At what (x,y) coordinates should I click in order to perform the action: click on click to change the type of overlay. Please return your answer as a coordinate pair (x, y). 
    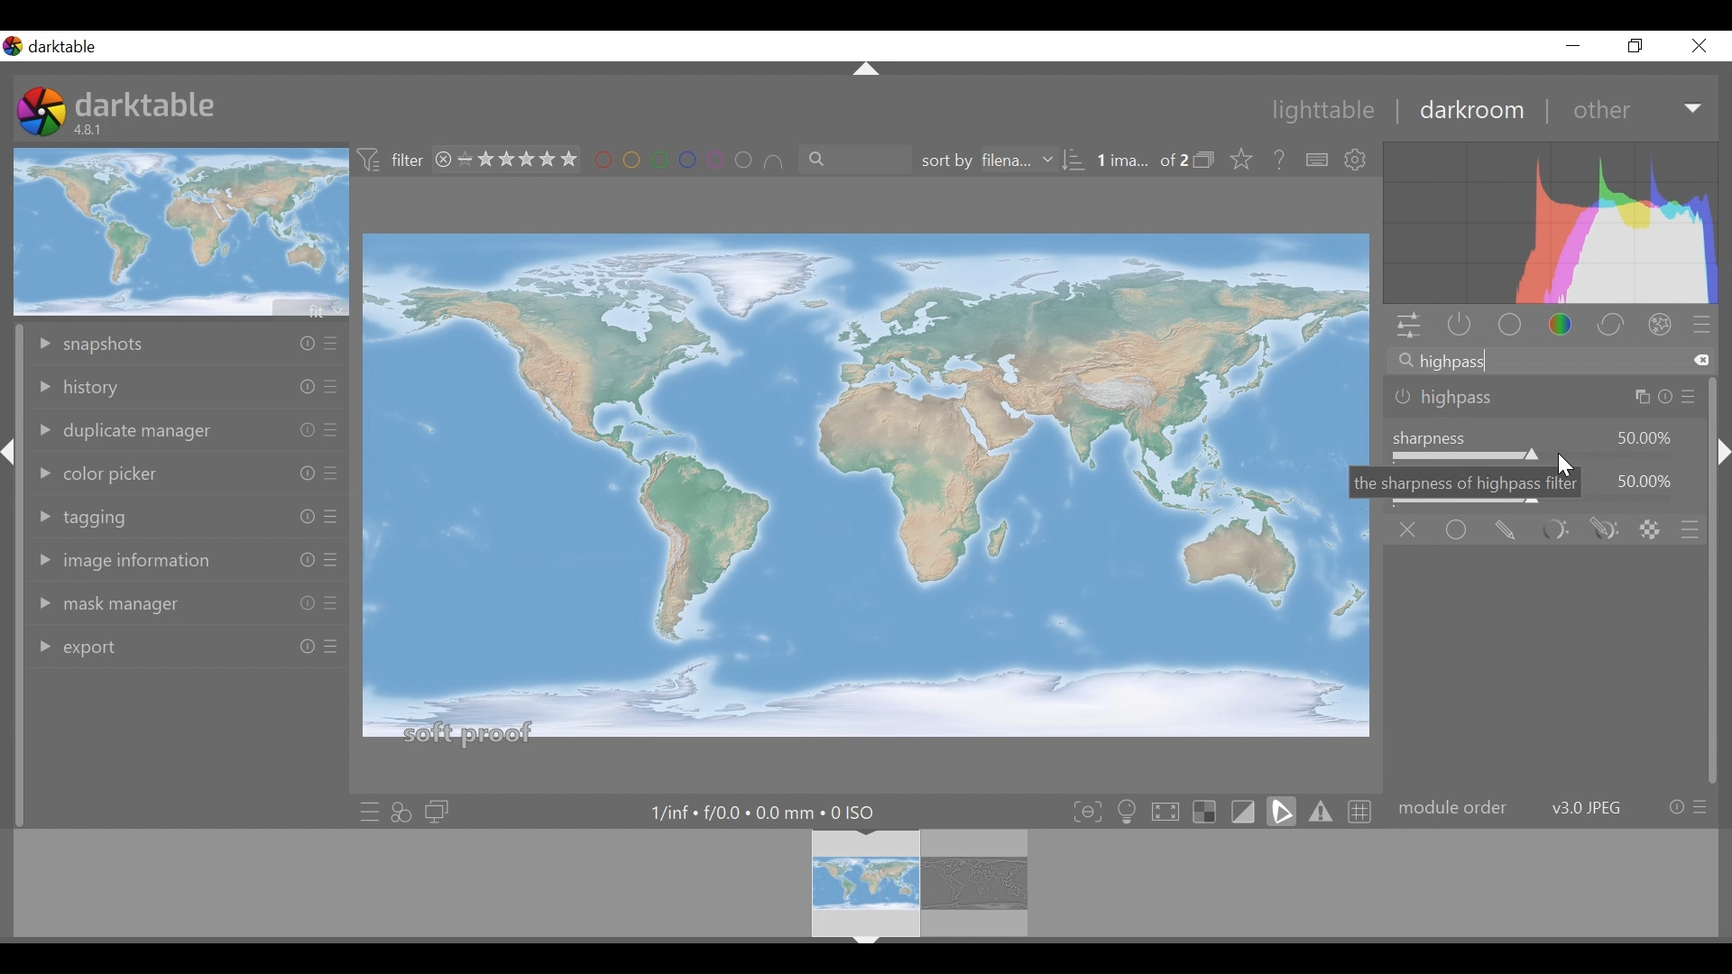
    Looking at the image, I should click on (1247, 161).